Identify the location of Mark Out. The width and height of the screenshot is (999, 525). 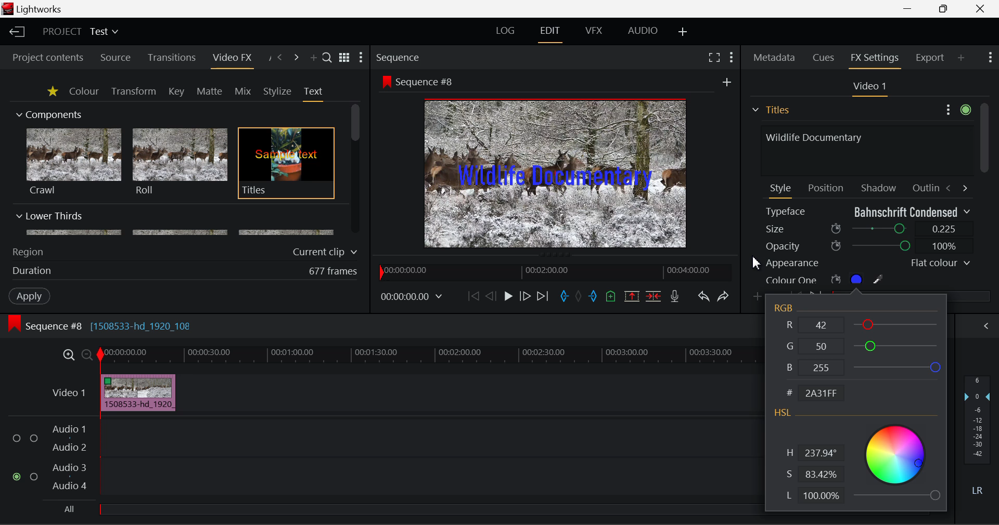
(594, 297).